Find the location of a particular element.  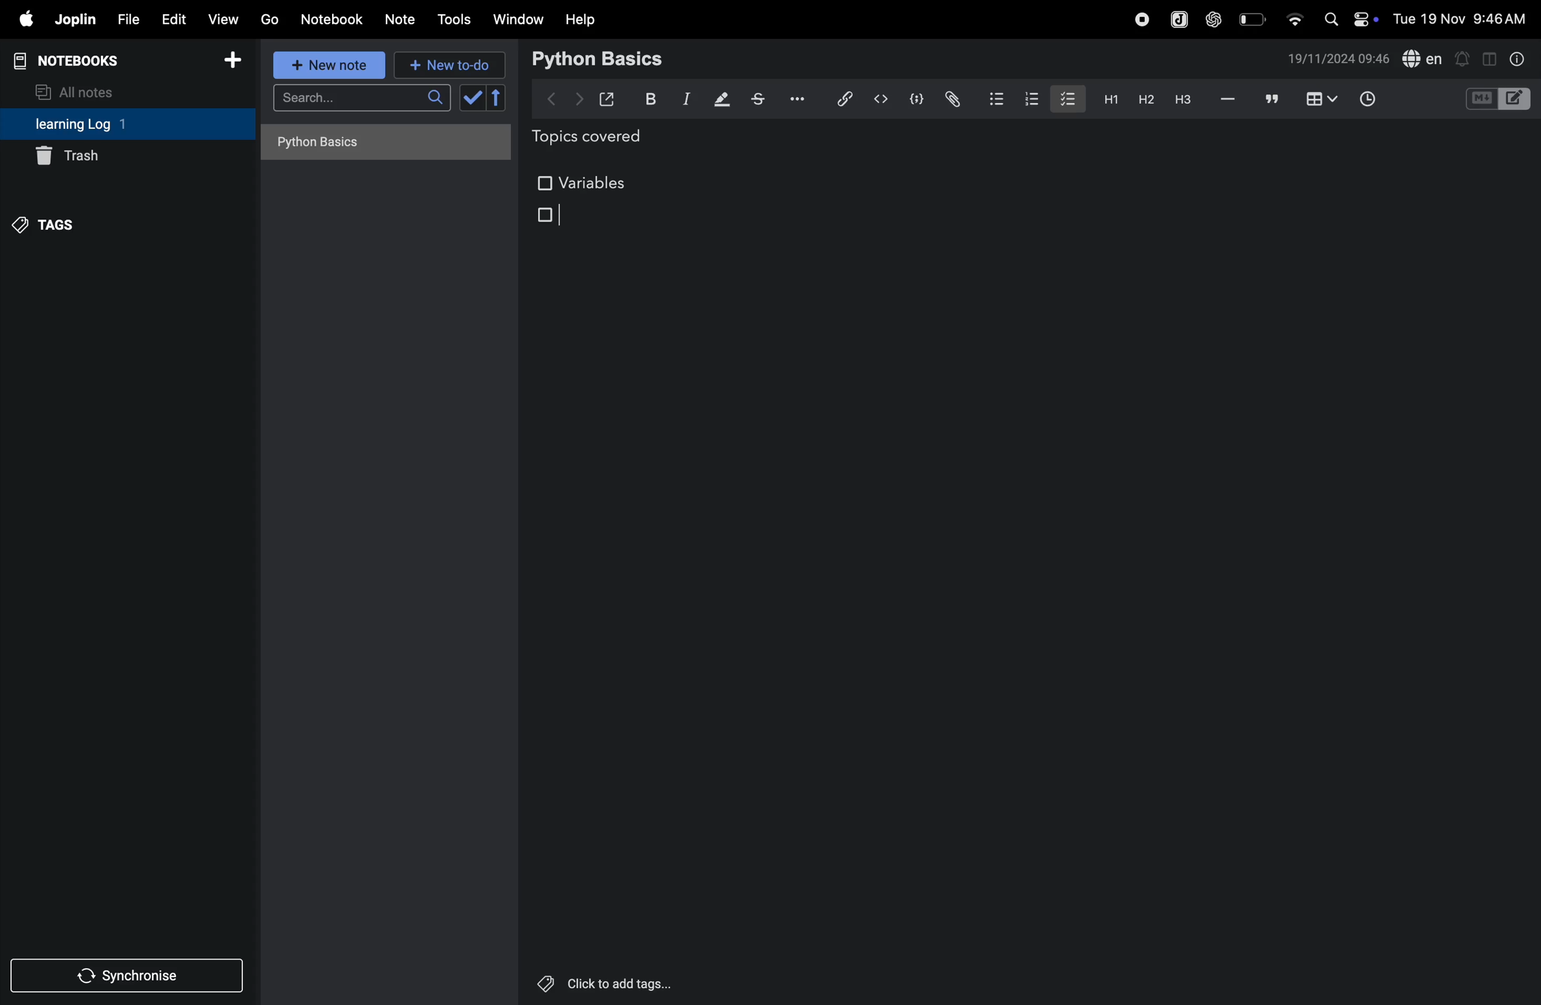

numbered list is located at coordinates (1035, 99).